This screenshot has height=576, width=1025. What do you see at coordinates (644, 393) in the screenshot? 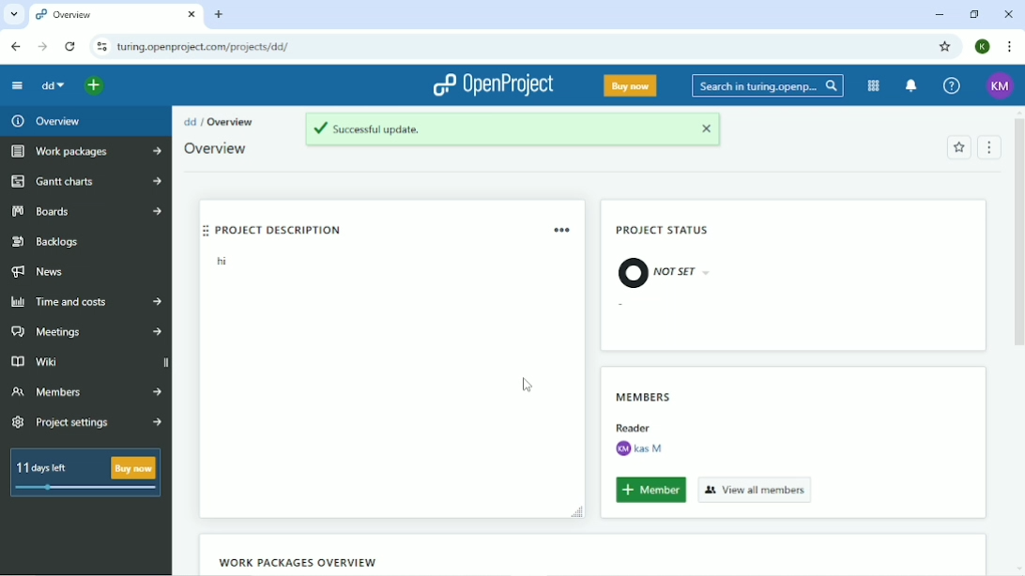
I see `Members` at bounding box center [644, 393].